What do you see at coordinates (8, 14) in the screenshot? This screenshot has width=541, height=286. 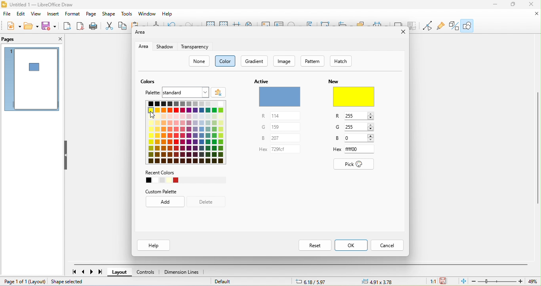 I see `file` at bounding box center [8, 14].